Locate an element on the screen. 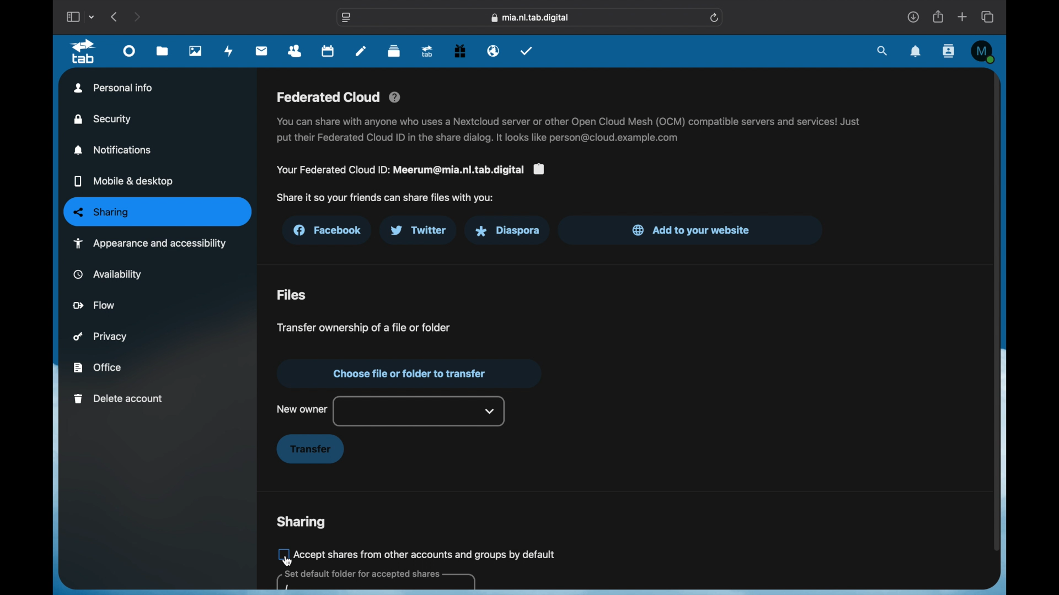  deck is located at coordinates (394, 51).